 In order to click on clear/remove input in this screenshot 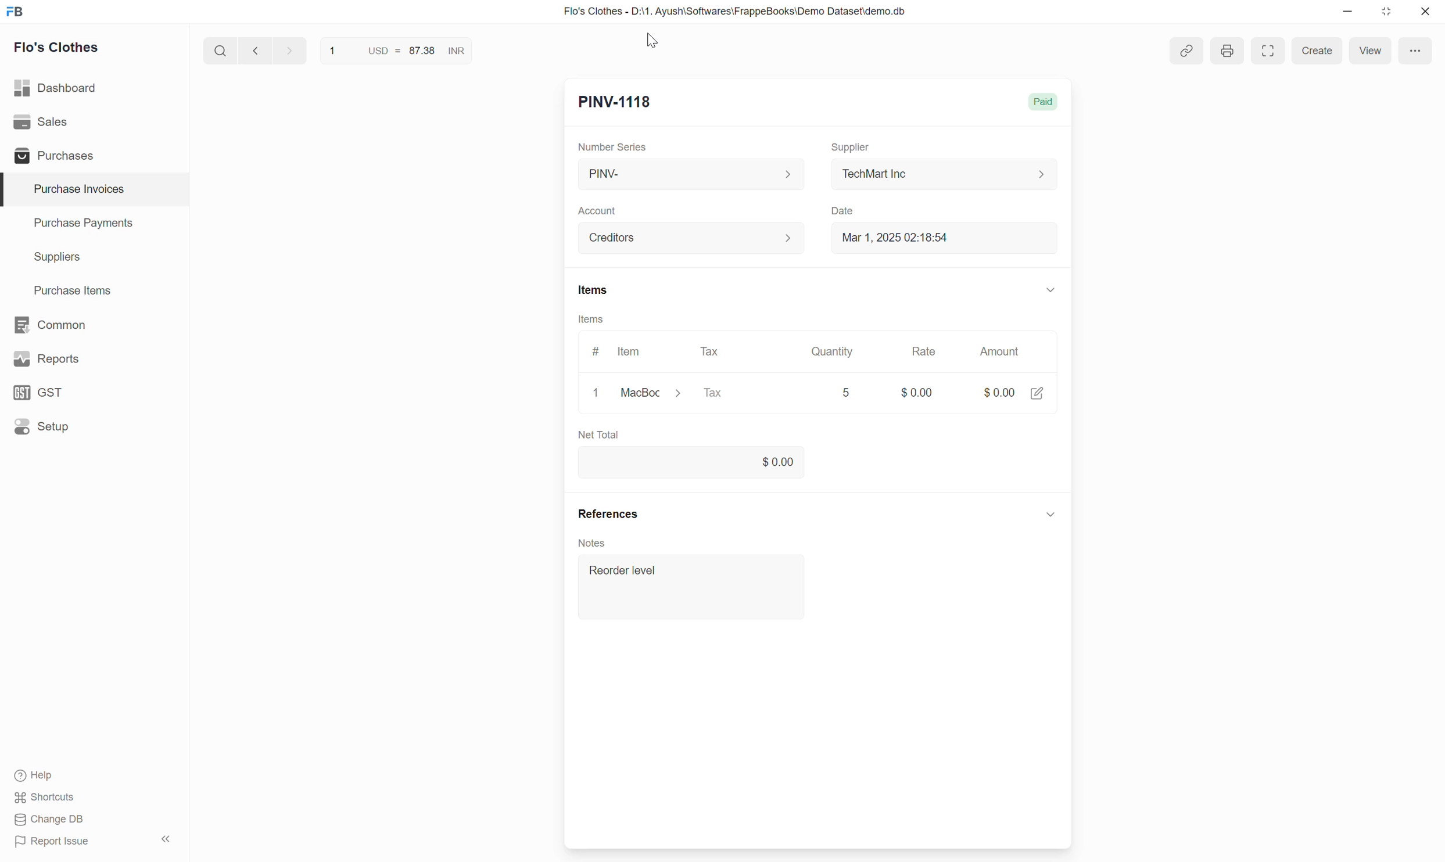, I will do `click(598, 394)`.